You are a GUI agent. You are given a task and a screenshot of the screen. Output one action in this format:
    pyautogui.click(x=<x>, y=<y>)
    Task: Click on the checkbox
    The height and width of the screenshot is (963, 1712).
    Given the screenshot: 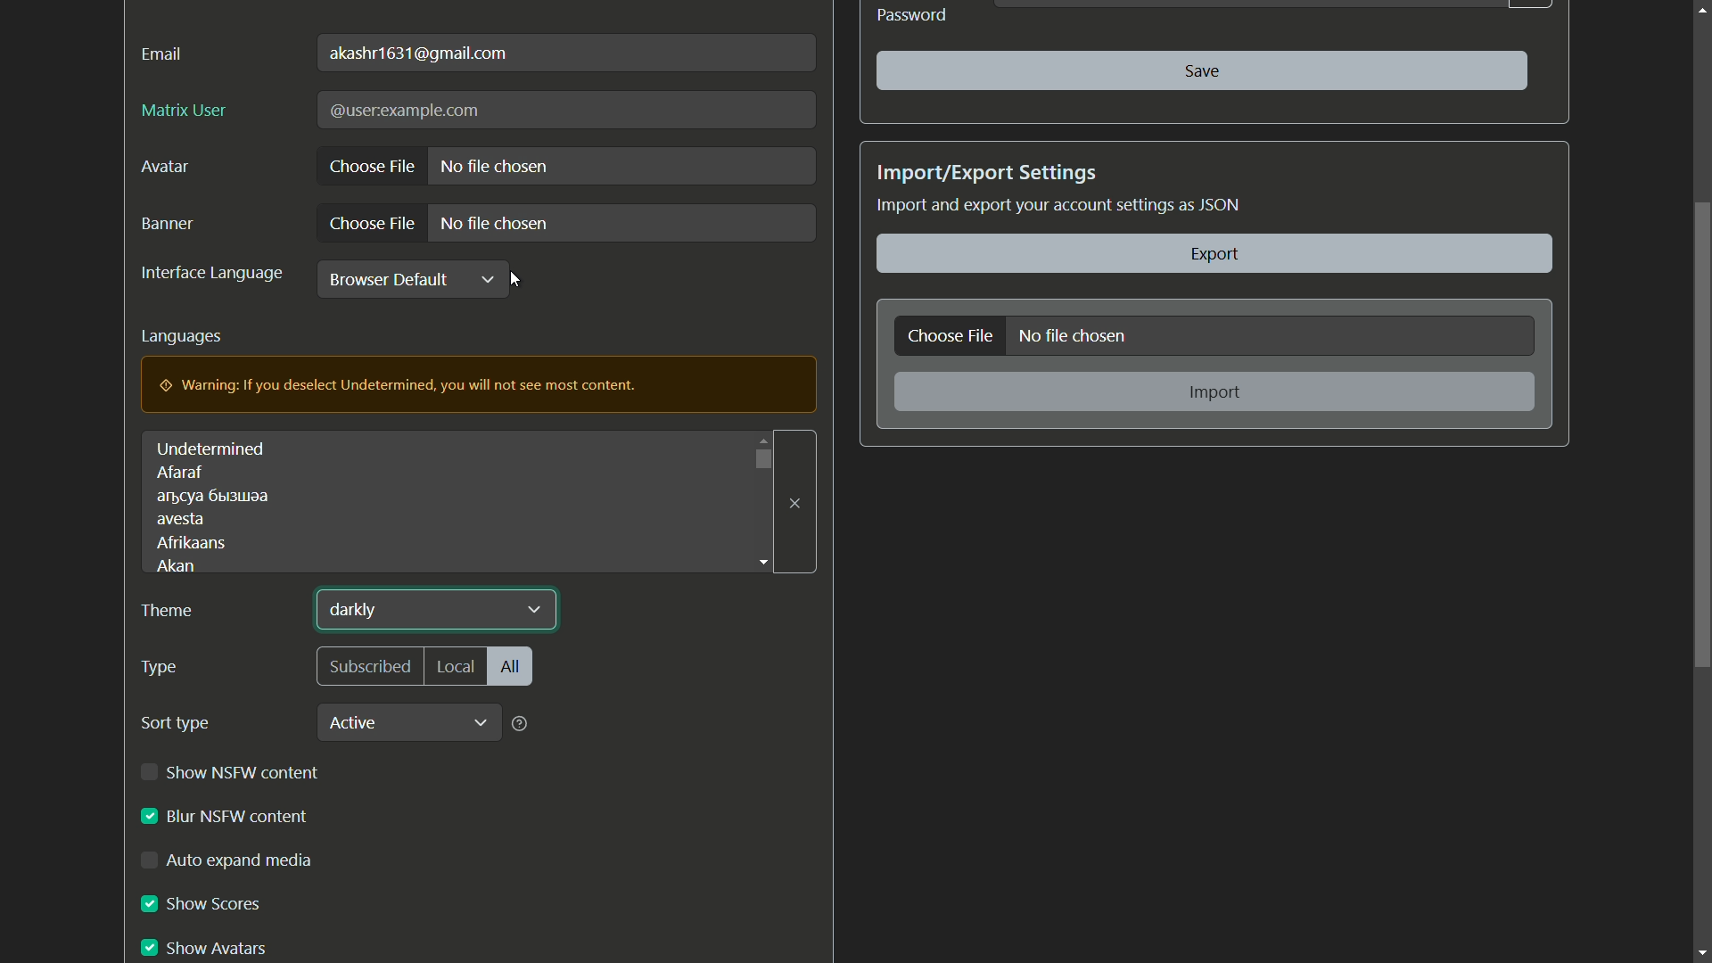 What is the action you would take?
    pyautogui.click(x=148, y=948)
    